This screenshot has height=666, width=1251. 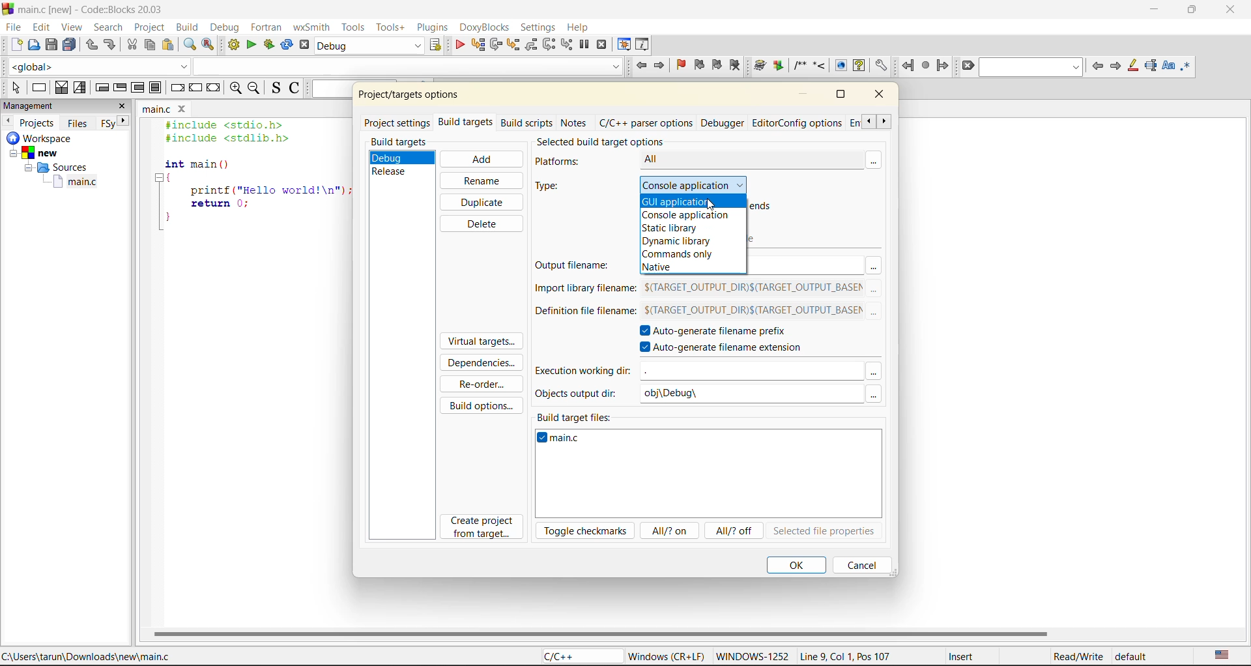 I want to click on Run HTML Help documentation, so click(x=860, y=66).